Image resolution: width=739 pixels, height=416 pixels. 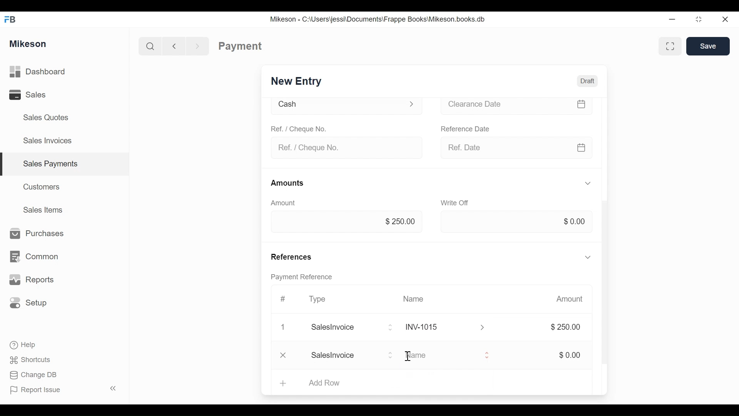 What do you see at coordinates (12, 18) in the screenshot?
I see `FB` at bounding box center [12, 18].